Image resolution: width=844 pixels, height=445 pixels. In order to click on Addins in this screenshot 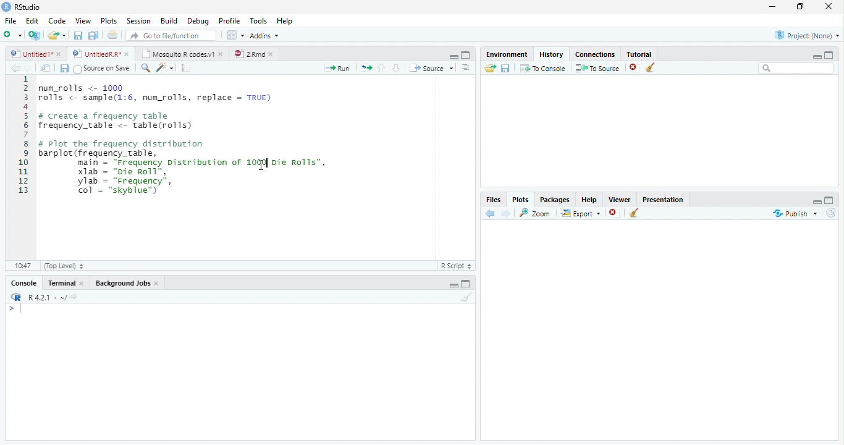, I will do `click(266, 35)`.